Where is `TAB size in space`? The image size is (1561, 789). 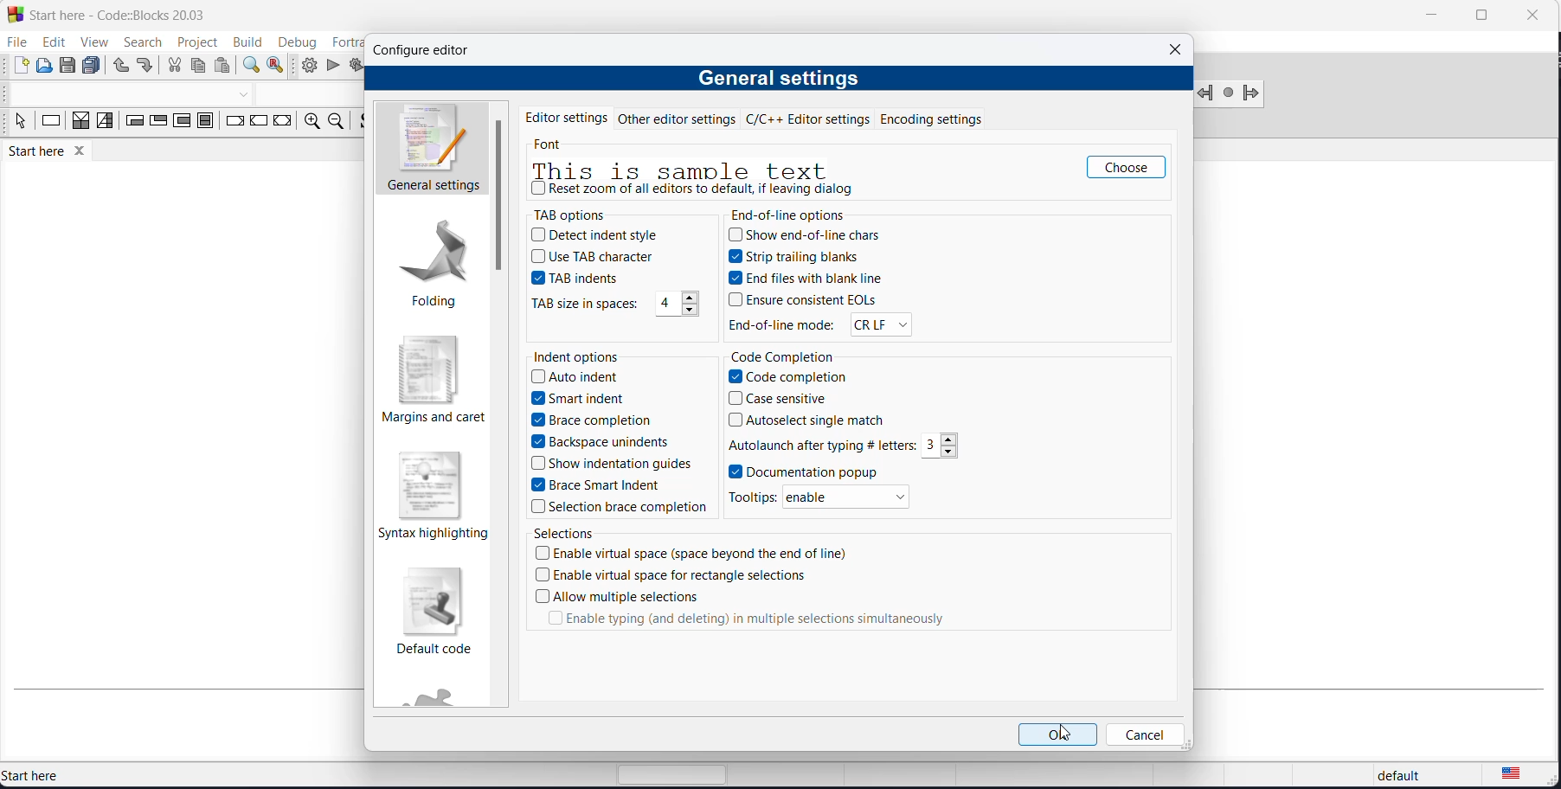
TAB size in space is located at coordinates (585, 305).